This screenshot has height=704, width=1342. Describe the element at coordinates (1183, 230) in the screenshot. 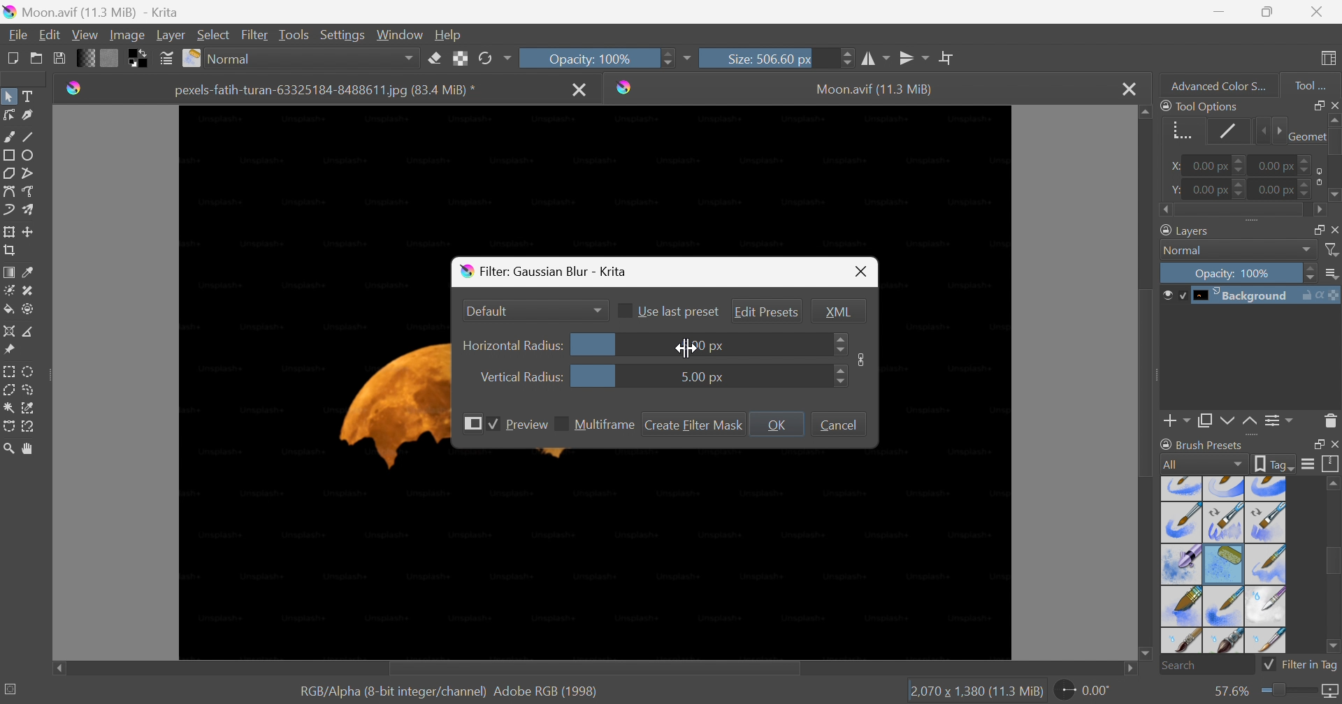

I see `Layers` at that location.